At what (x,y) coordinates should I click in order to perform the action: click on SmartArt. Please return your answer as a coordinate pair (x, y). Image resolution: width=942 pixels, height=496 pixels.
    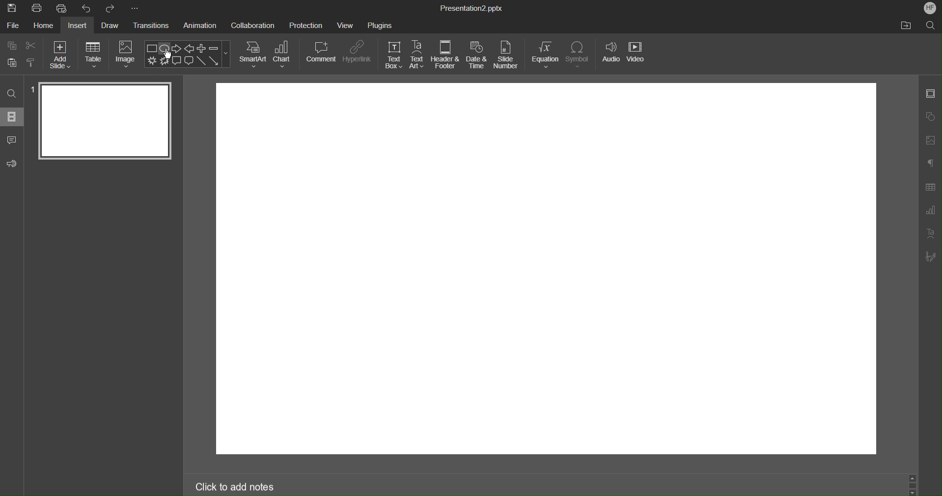
    Looking at the image, I should click on (253, 54).